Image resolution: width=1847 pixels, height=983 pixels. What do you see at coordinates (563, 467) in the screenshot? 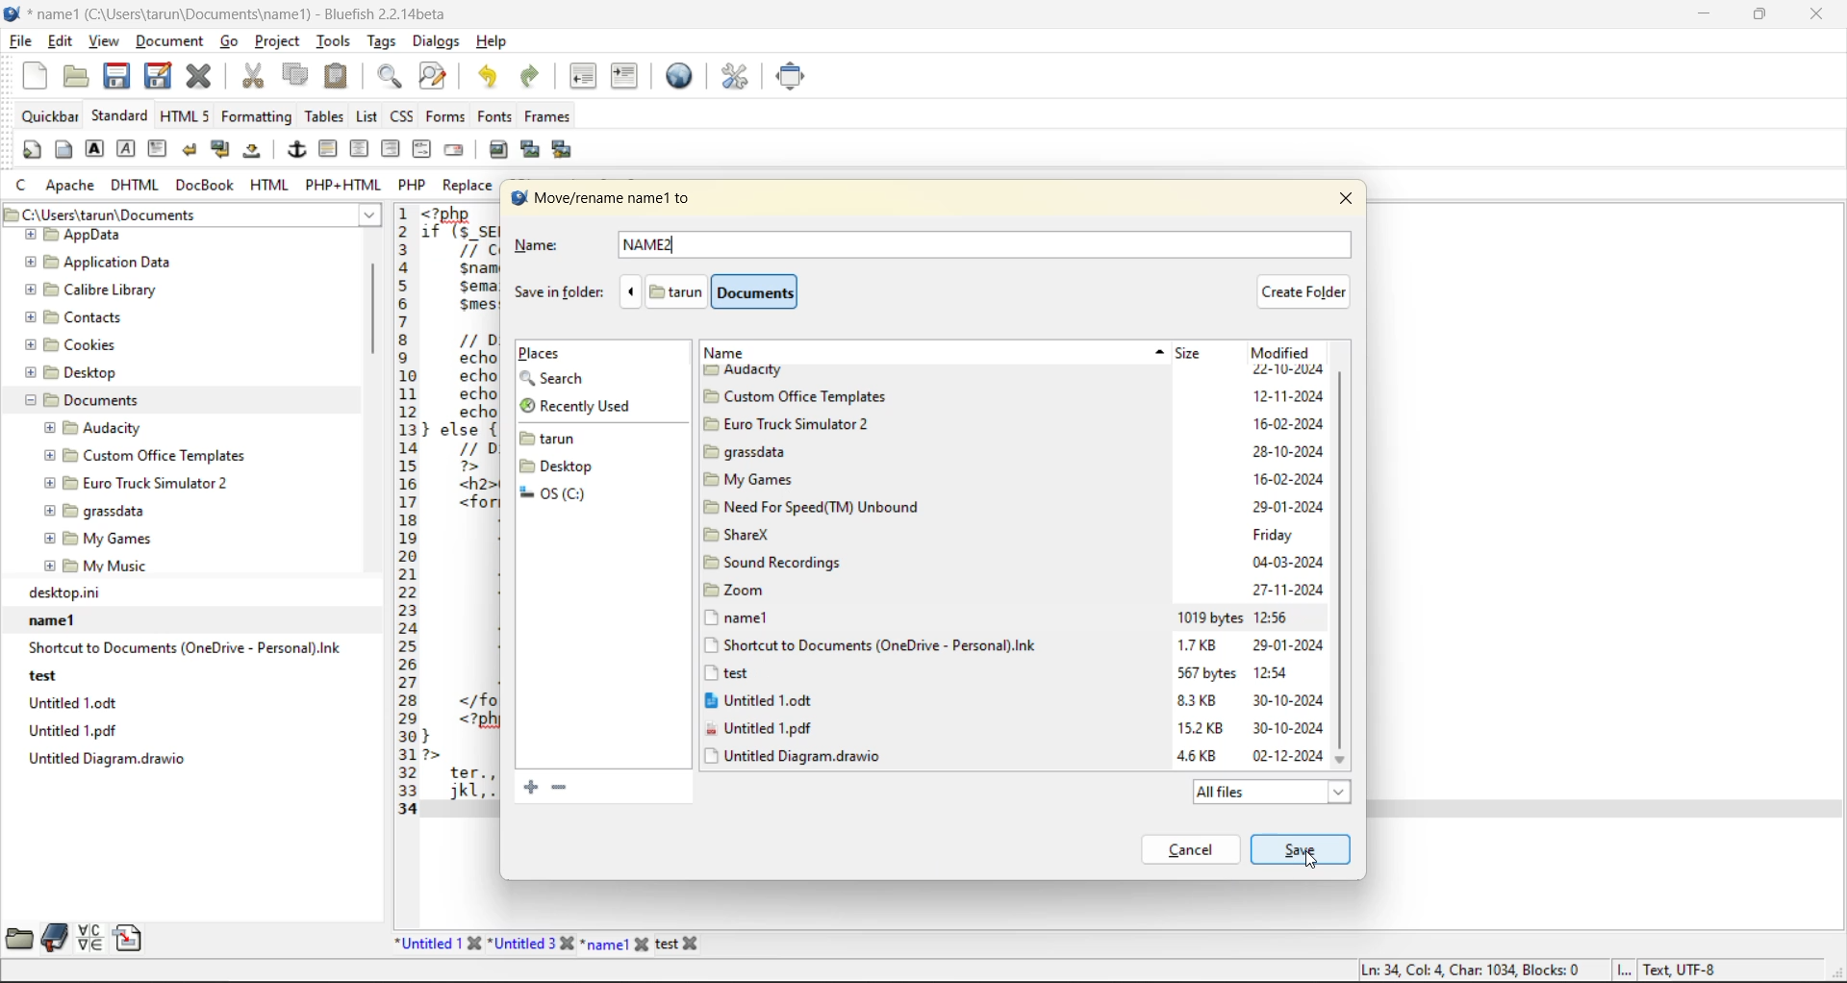
I see `folders and files` at bounding box center [563, 467].